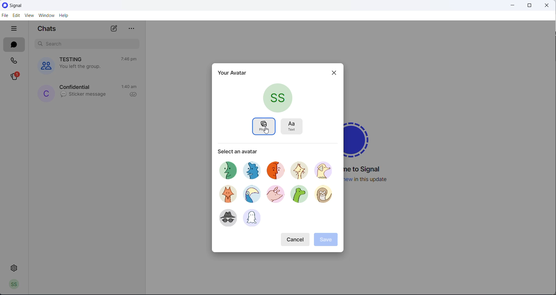  What do you see at coordinates (4, 15) in the screenshot?
I see `FILE` at bounding box center [4, 15].